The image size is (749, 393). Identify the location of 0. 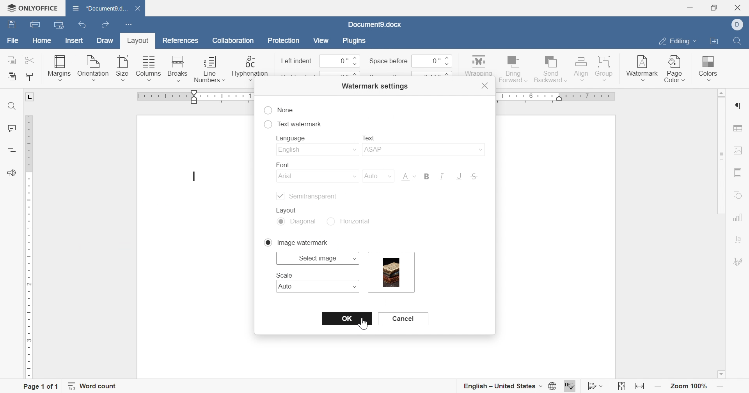
(430, 60).